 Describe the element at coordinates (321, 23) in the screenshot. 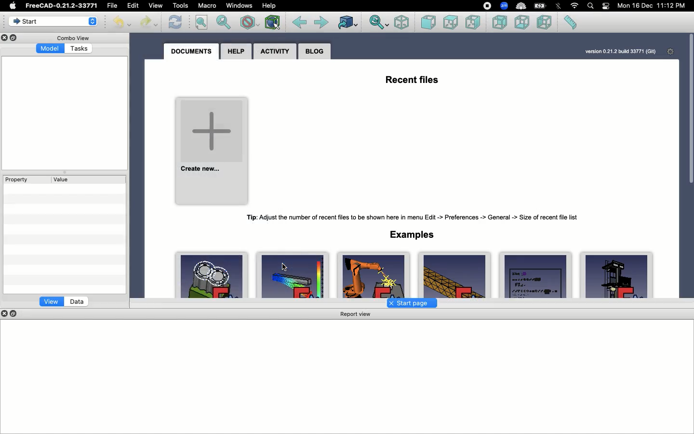

I see `Forward` at that location.